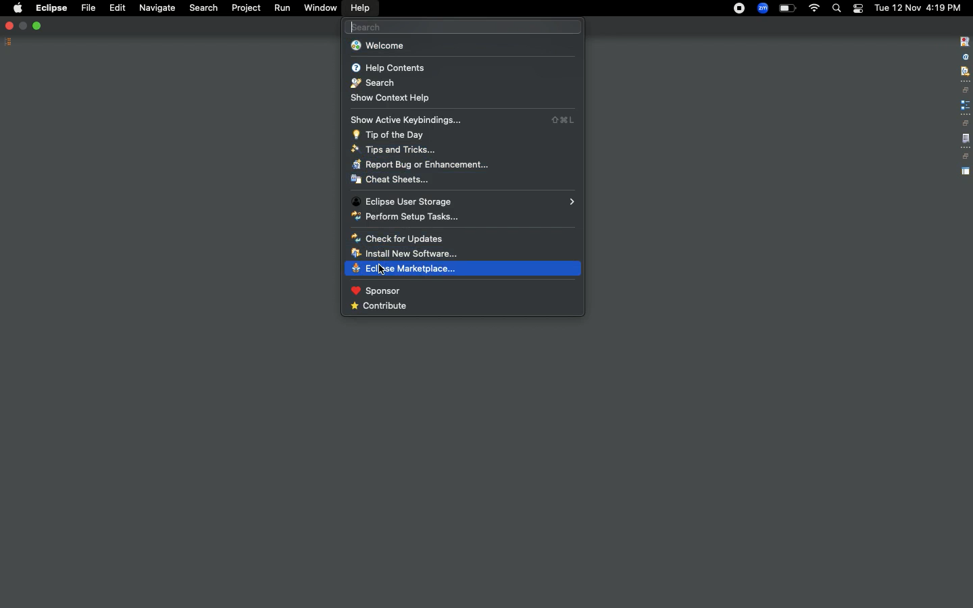 The image size is (973, 608). Describe the element at coordinates (419, 165) in the screenshot. I see `Report bug or enhancement` at that location.